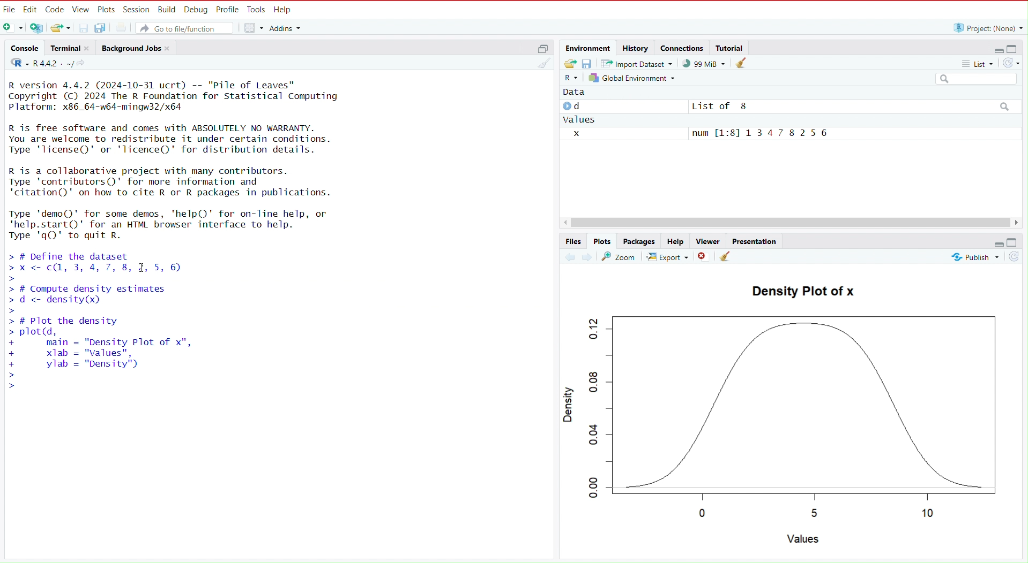  What do you see at coordinates (159, 262) in the screenshot?
I see `code to define the dataset` at bounding box center [159, 262].